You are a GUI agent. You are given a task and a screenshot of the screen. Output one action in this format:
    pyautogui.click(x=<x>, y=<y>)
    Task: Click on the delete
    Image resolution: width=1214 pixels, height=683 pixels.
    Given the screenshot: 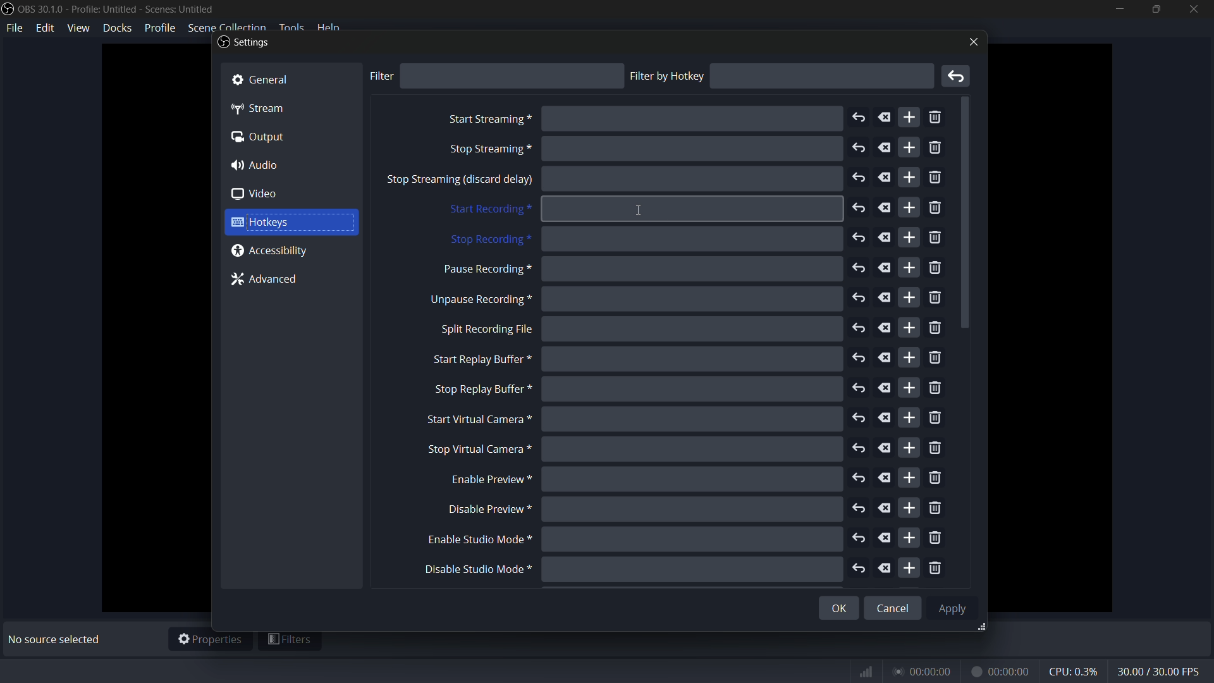 What is the action you would take?
    pyautogui.click(x=885, y=268)
    